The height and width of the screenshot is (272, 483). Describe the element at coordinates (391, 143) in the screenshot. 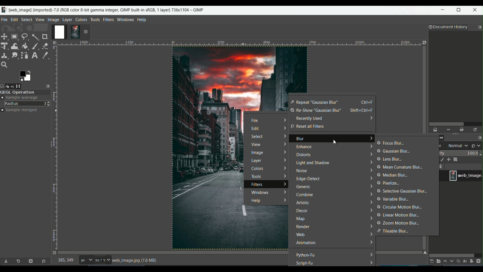

I see `focus blur` at that location.